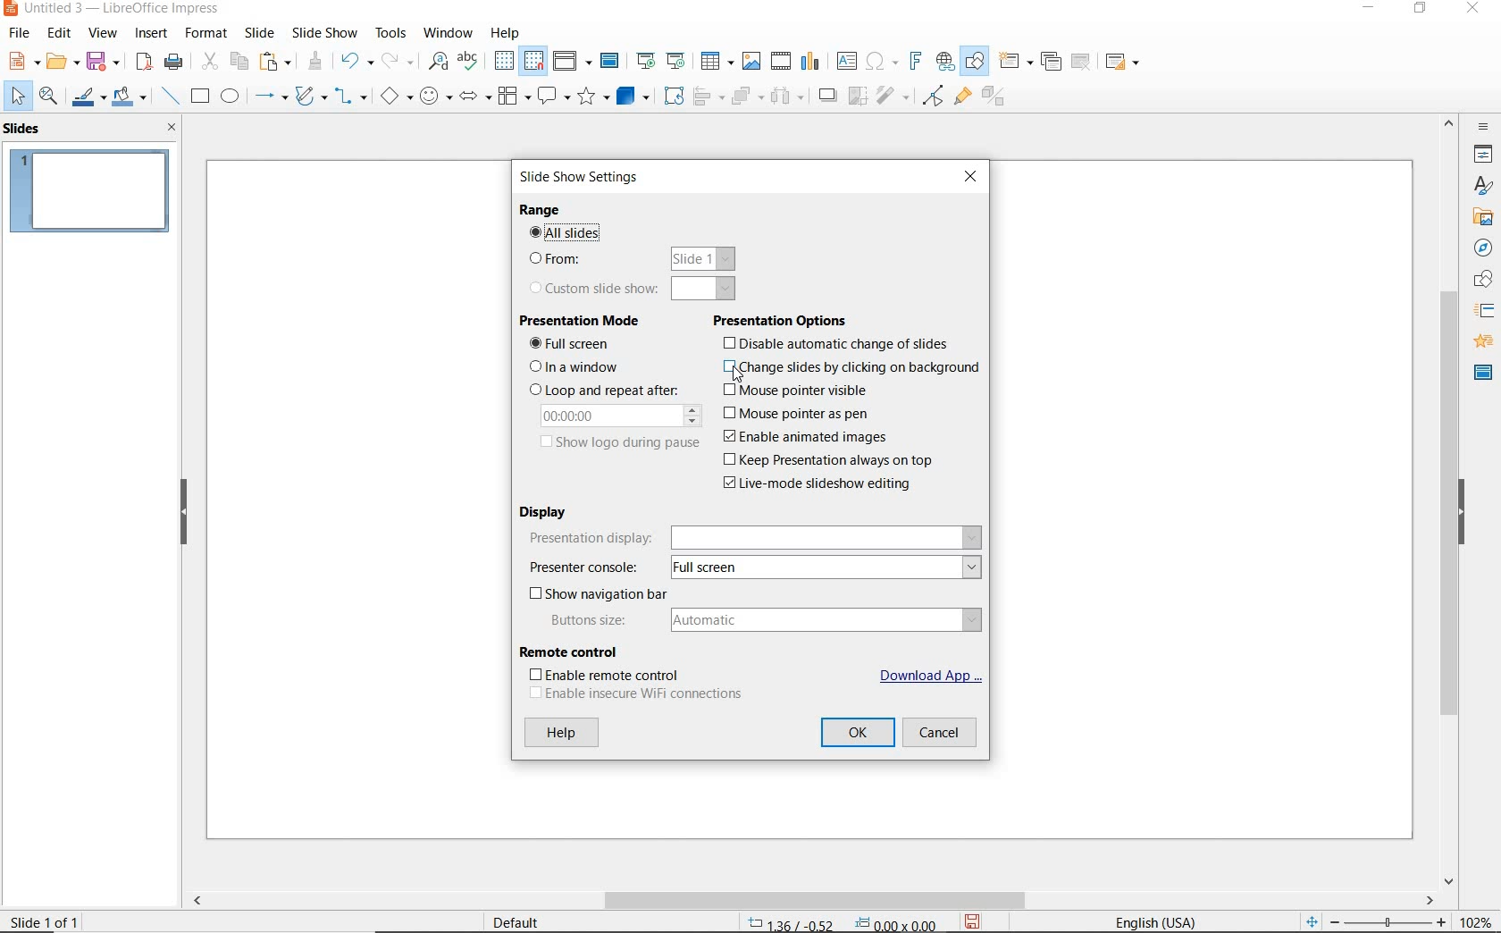 This screenshot has width=1501, height=933. What do you see at coordinates (941, 731) in the screenshot?
I see `CANCEL` at bounding box center [941, 731].